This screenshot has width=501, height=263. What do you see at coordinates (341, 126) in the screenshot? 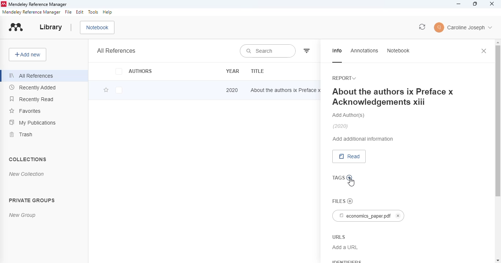
I see `(2020)` at bounding box center [341, 126].